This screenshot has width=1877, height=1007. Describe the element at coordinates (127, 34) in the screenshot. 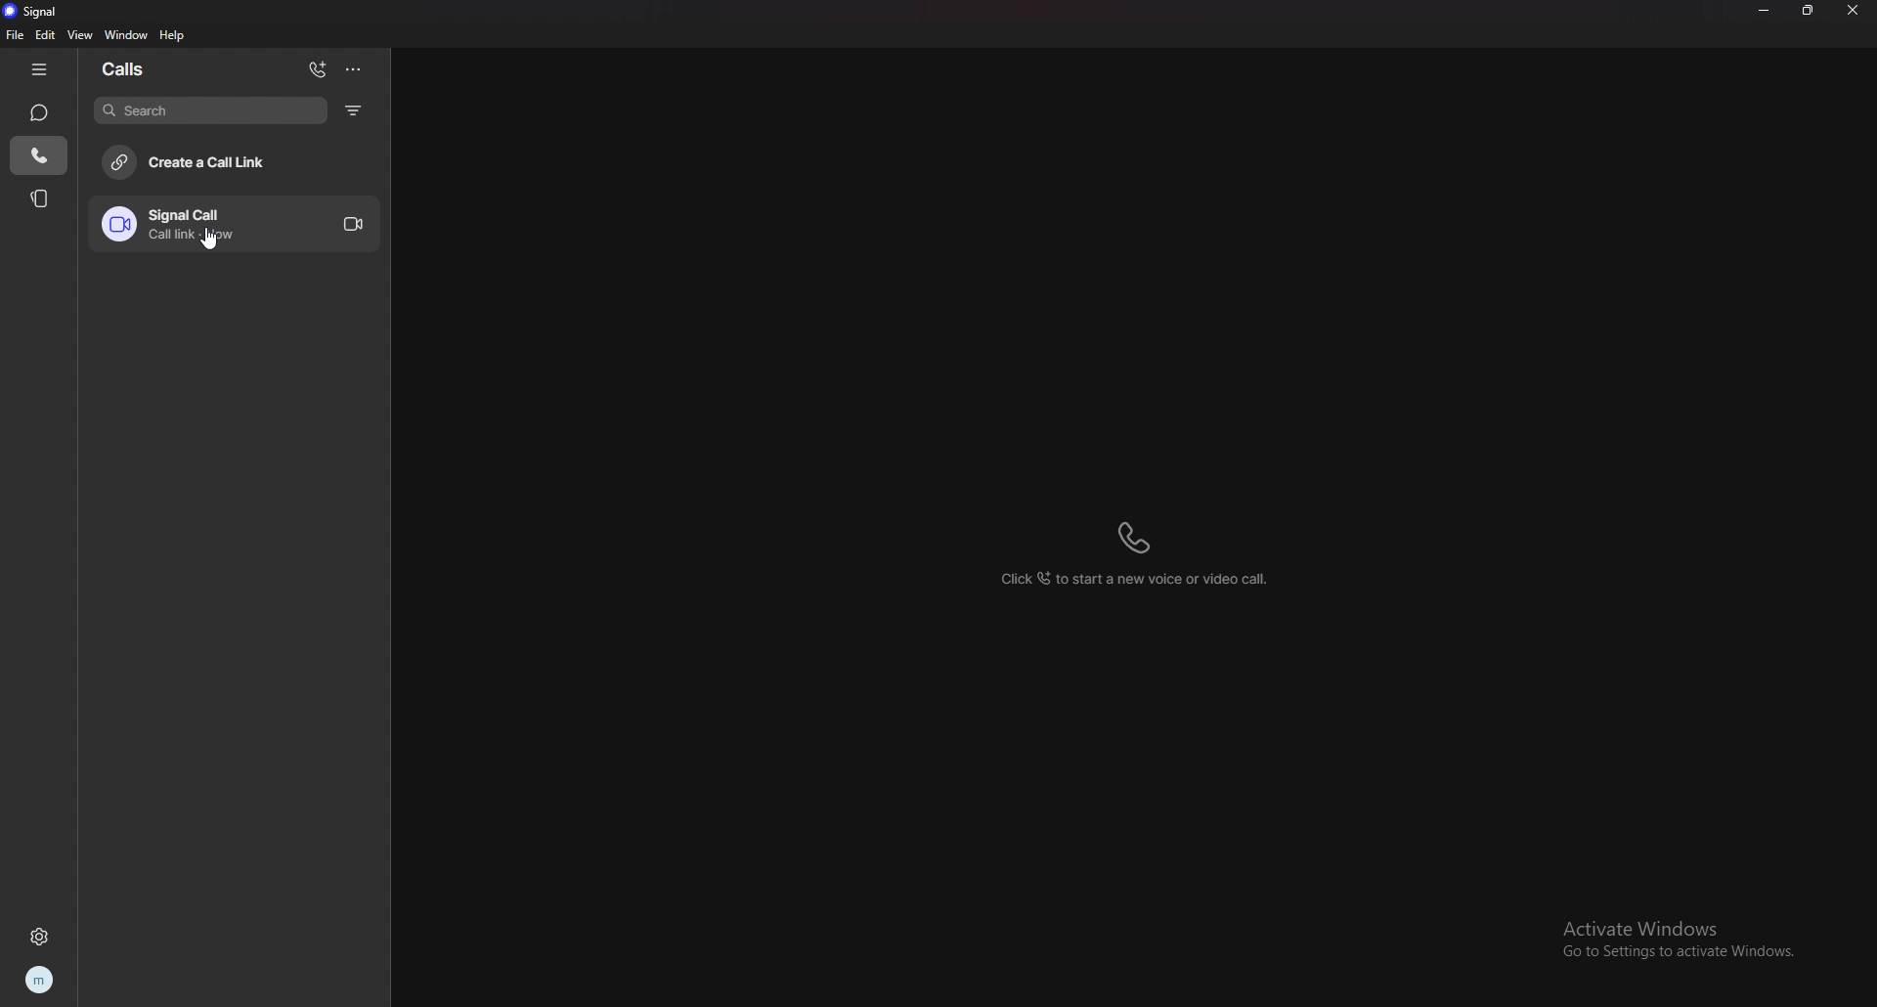

I see `window` at that location.